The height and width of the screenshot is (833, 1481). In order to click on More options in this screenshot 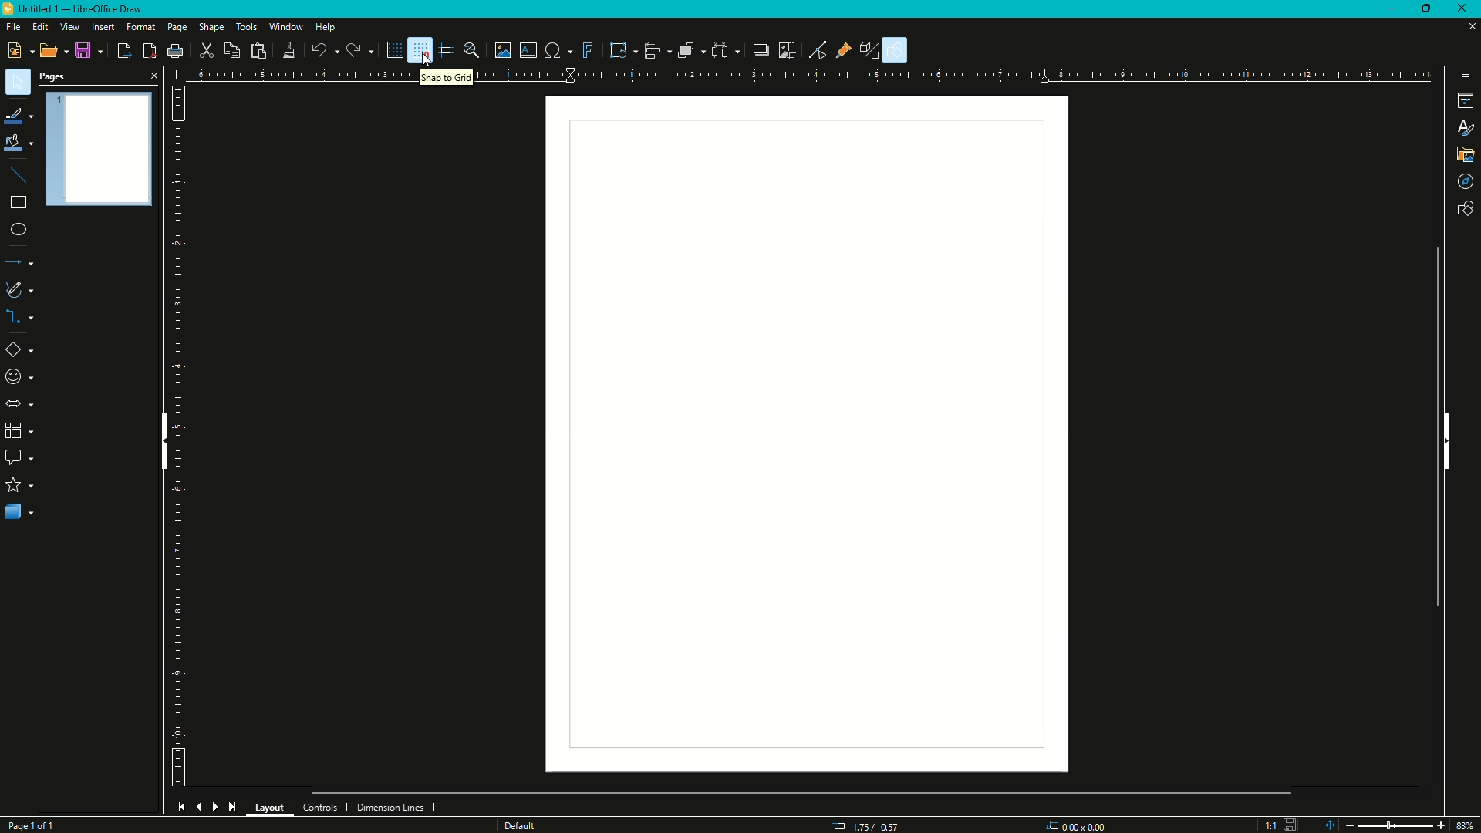, I will do `click(1462, 75)`.